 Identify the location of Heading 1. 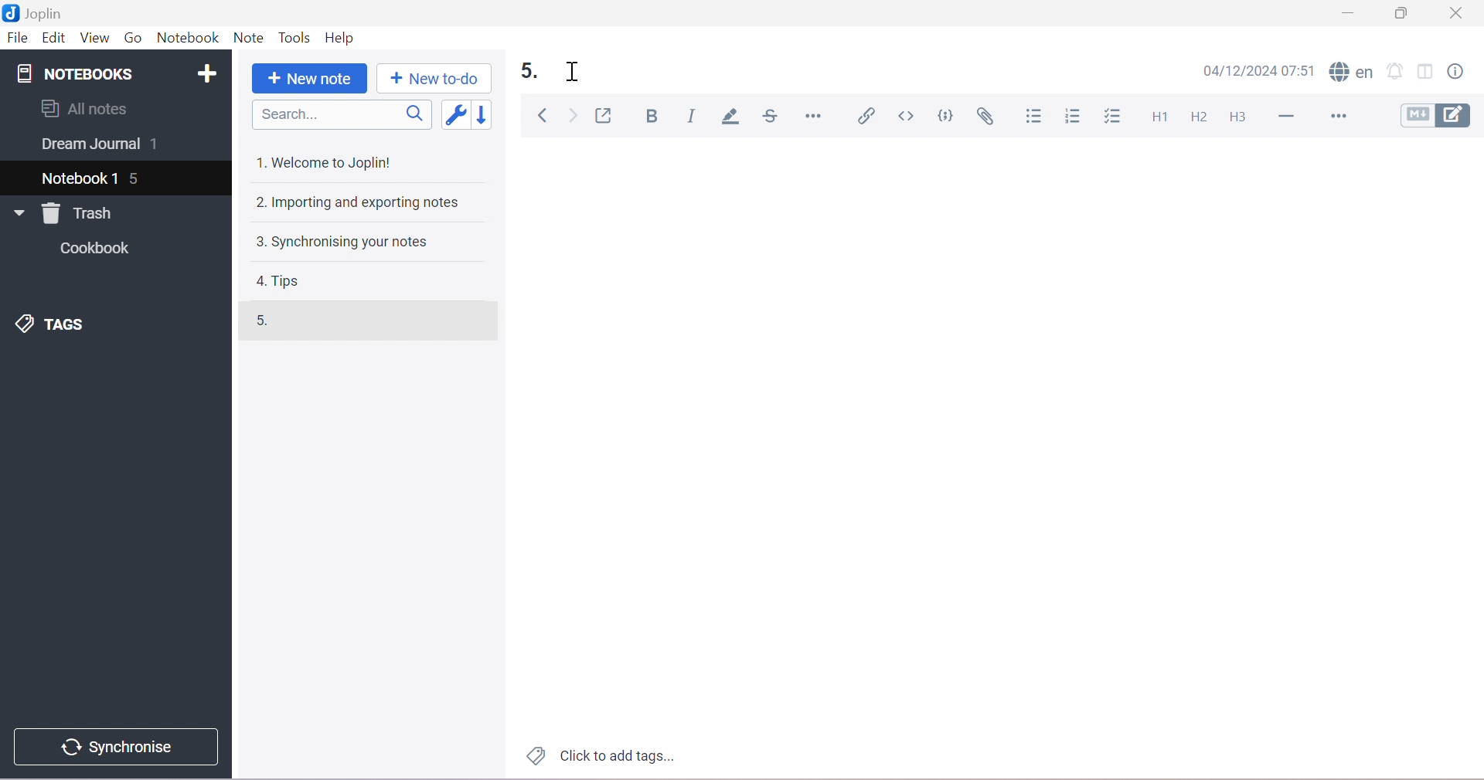
(1162, 116).